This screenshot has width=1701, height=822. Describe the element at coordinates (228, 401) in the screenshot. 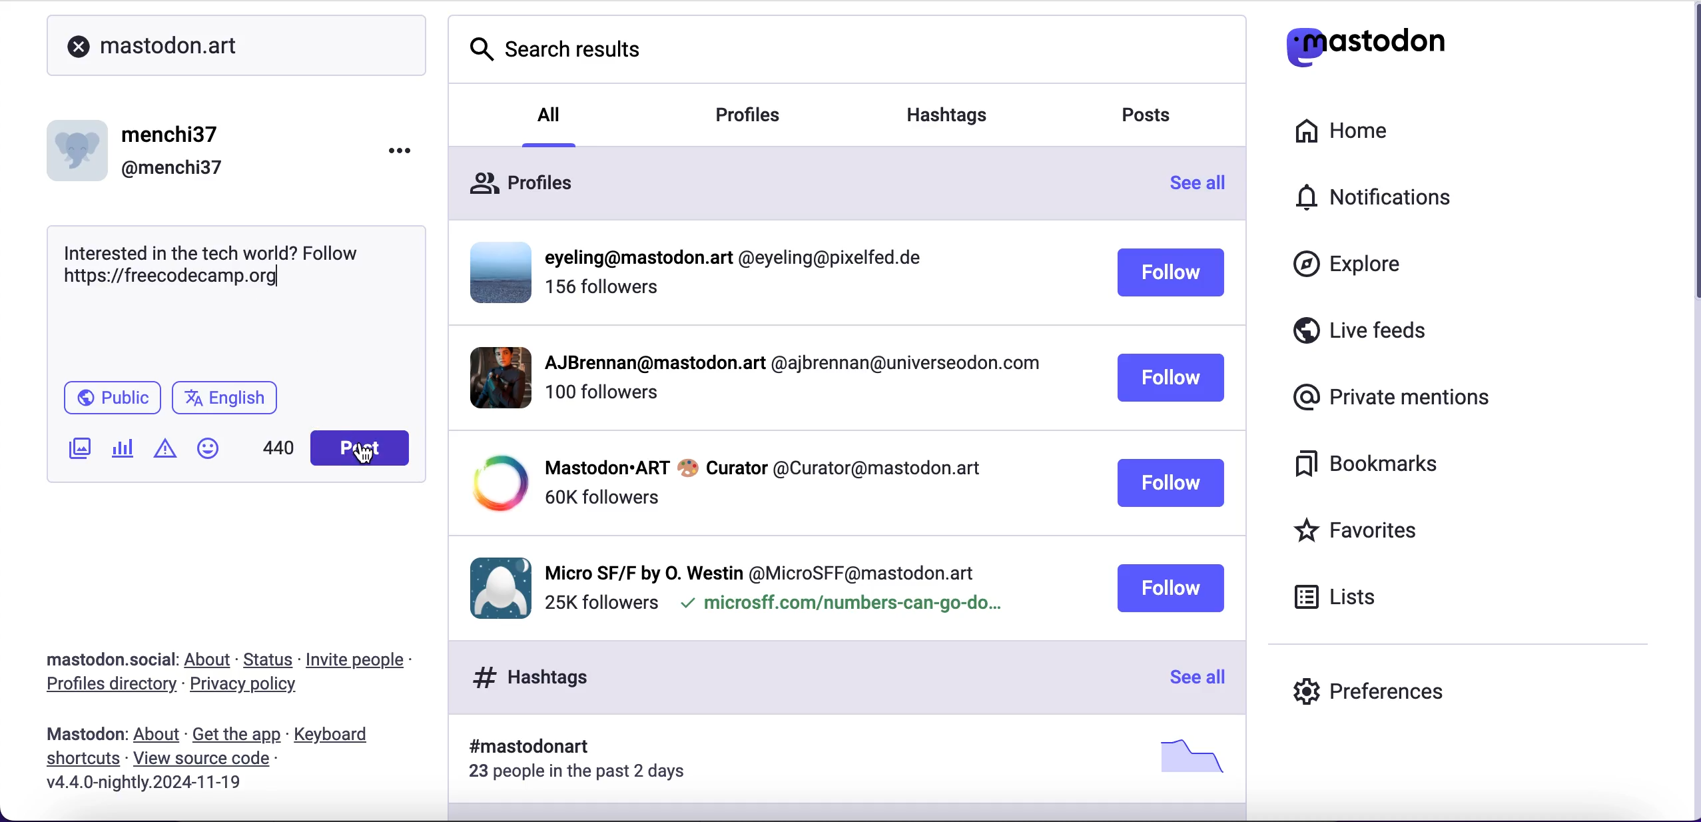

I see `english` at that location.